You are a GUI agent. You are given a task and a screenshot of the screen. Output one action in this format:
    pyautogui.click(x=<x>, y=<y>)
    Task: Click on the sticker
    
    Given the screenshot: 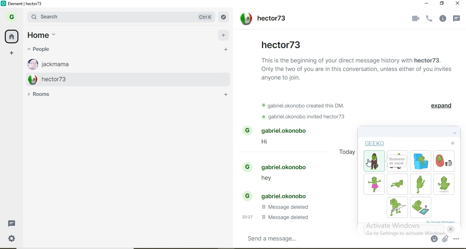 What is the action you would take?
    pyautogui.click(x=396, y=185)
    